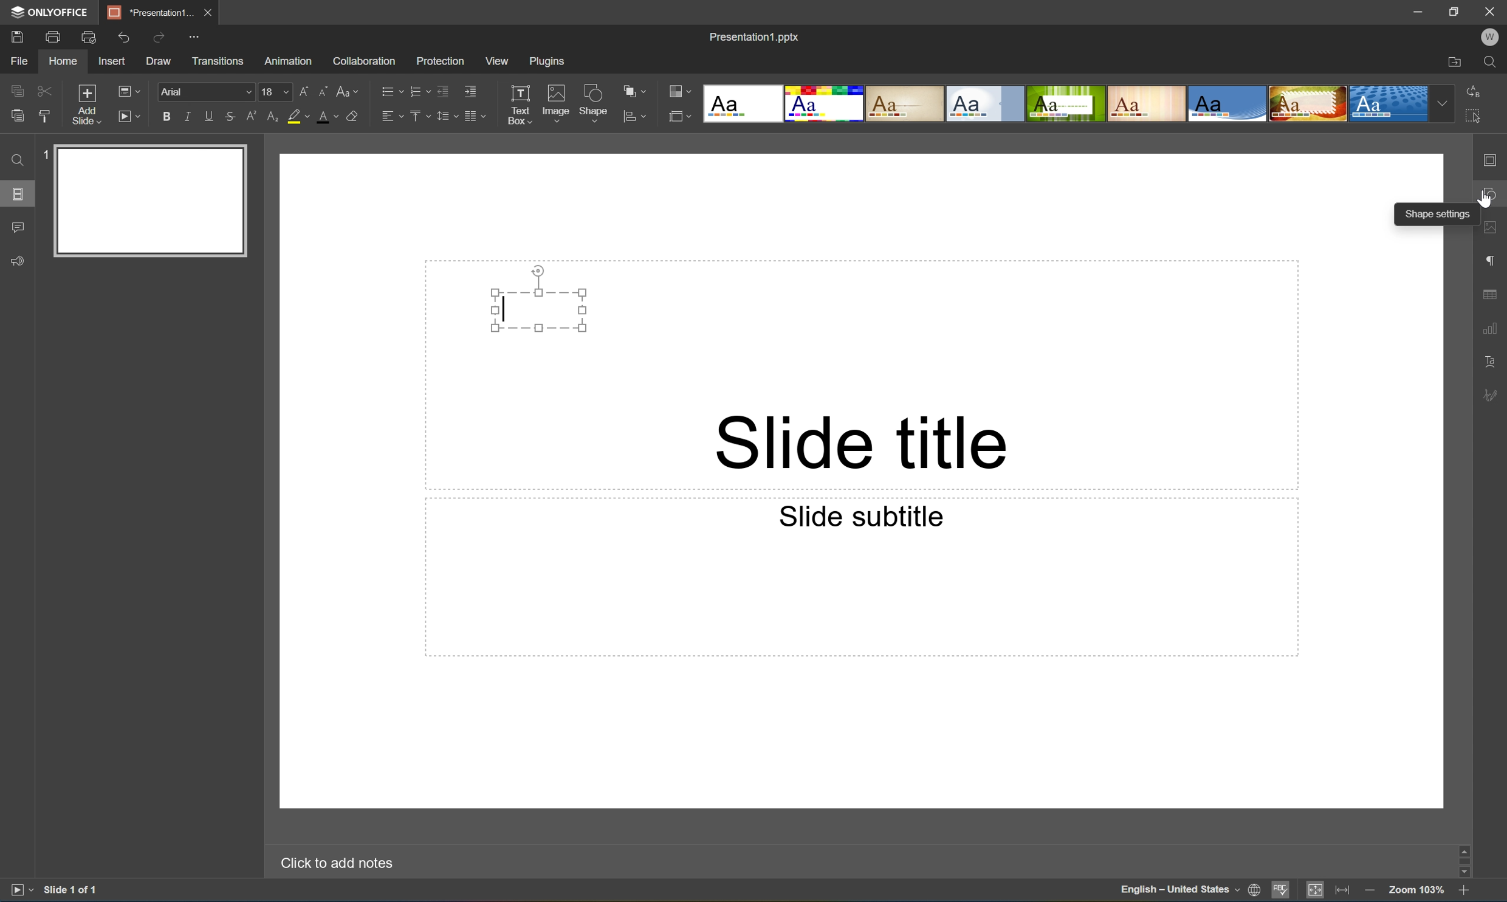 This screenshot has width=1507, height=902. I want to click on Paste, so click(14, 116).